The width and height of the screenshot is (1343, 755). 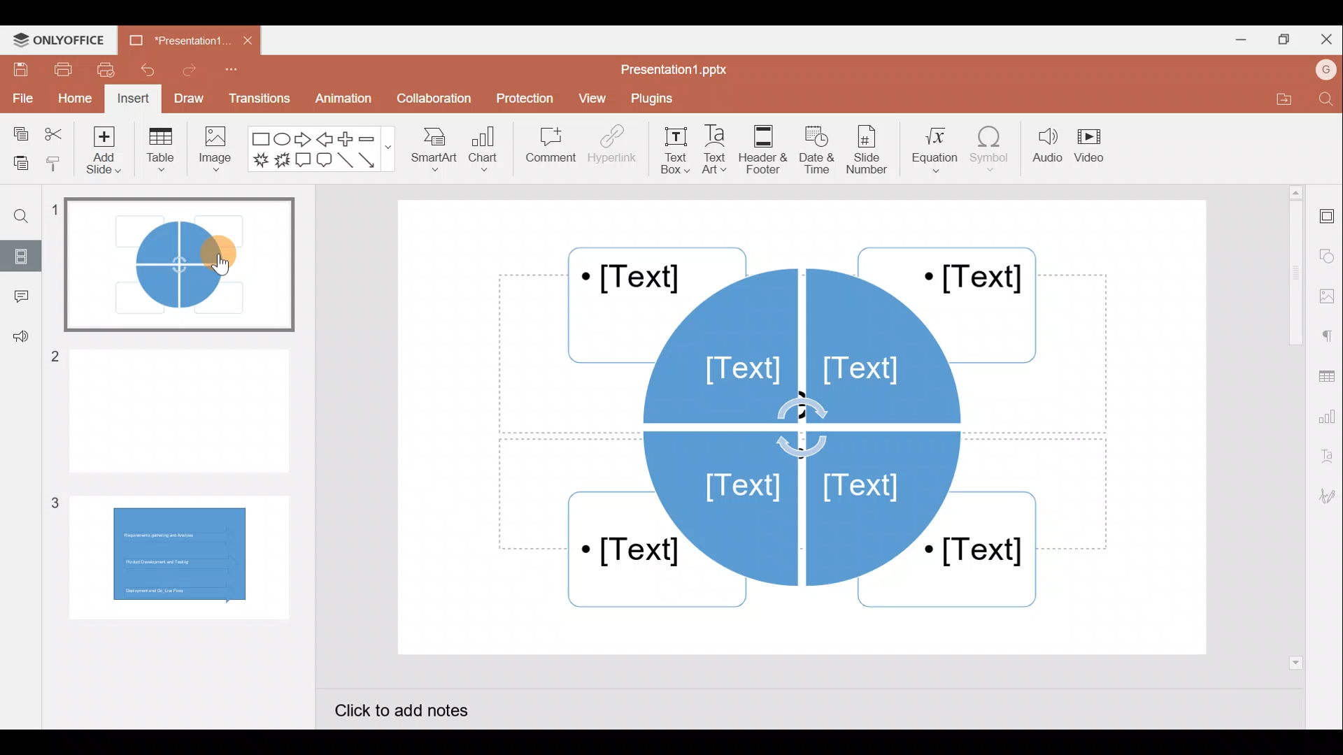 What do you see at coordinates (185, 263) in the screenshot?
I see `Slide 1` at bounding box center [185, 263].